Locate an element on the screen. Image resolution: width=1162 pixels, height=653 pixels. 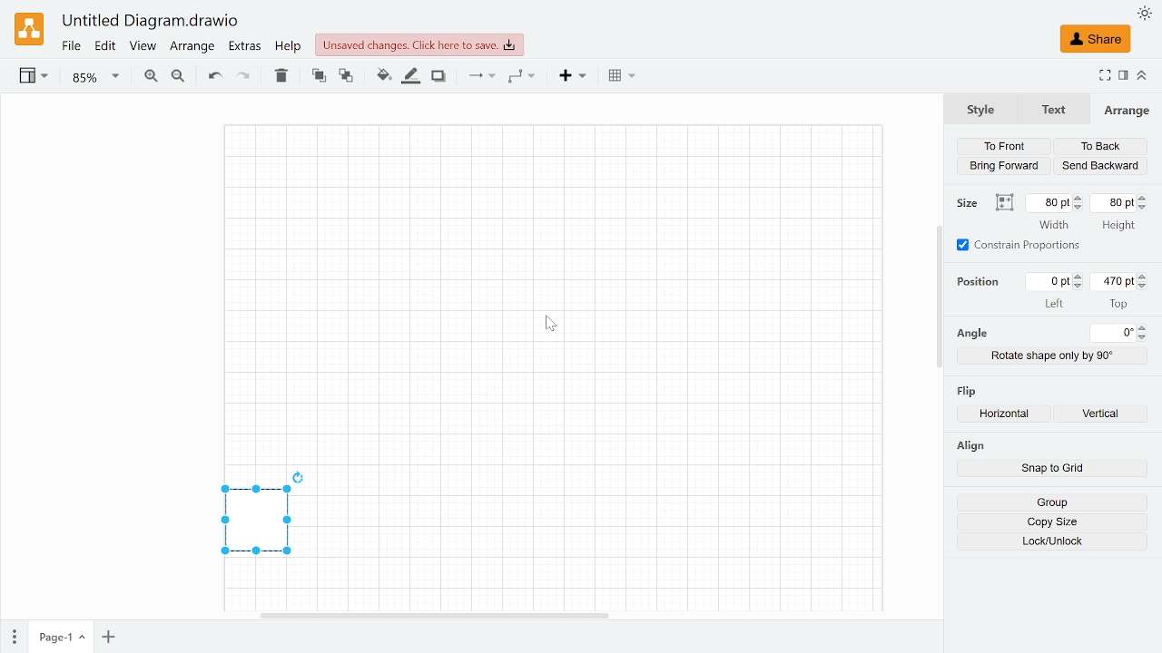
Current height is located at coordinates (1115, 202).